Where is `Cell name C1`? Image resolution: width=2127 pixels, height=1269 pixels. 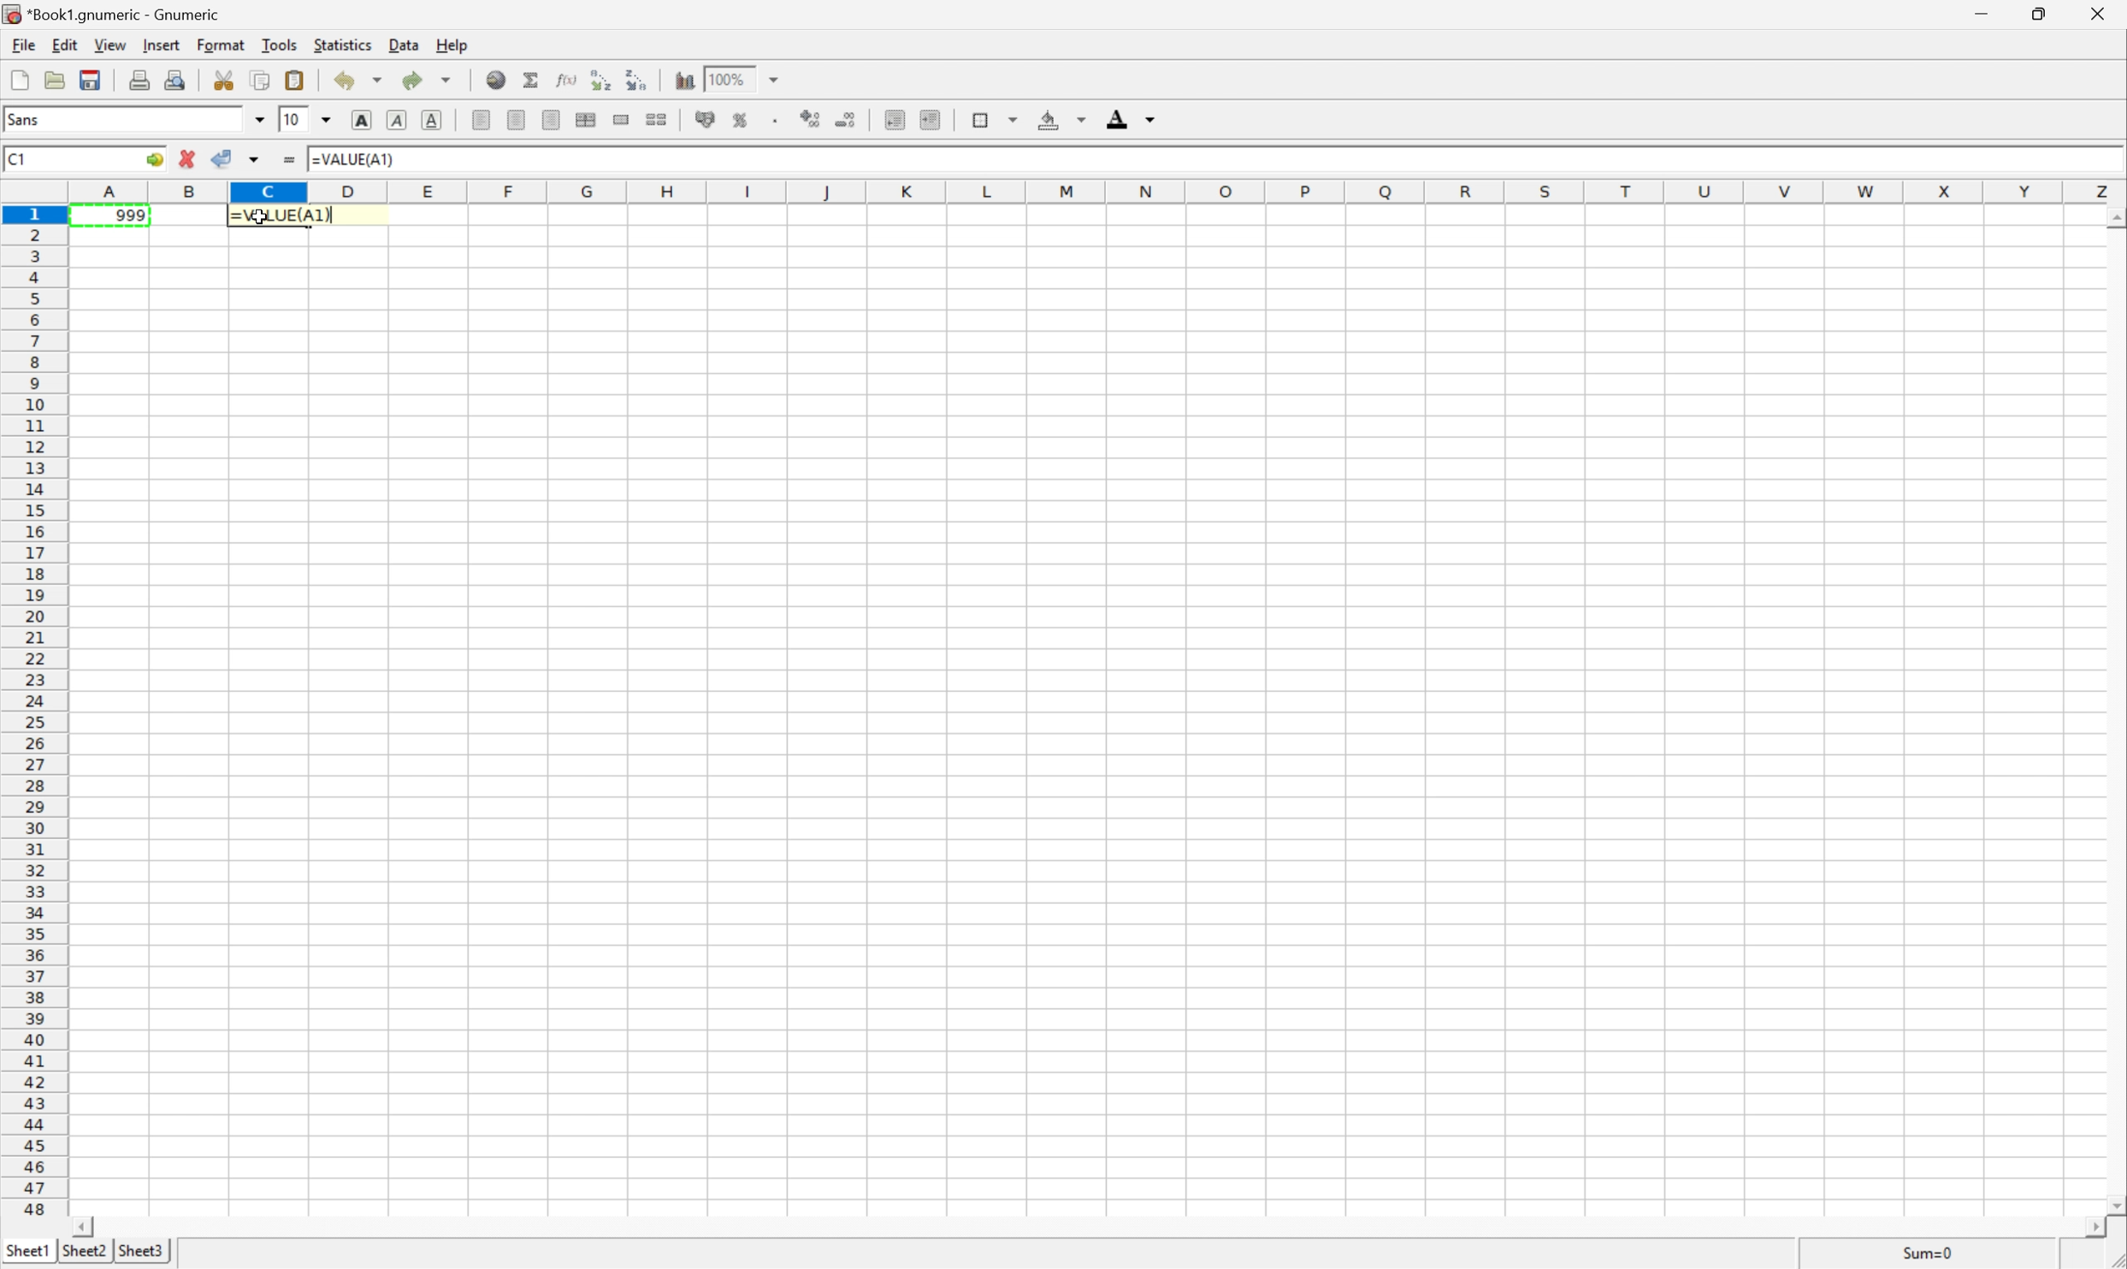
Cell name C1 is located at coordinates (68, 156).